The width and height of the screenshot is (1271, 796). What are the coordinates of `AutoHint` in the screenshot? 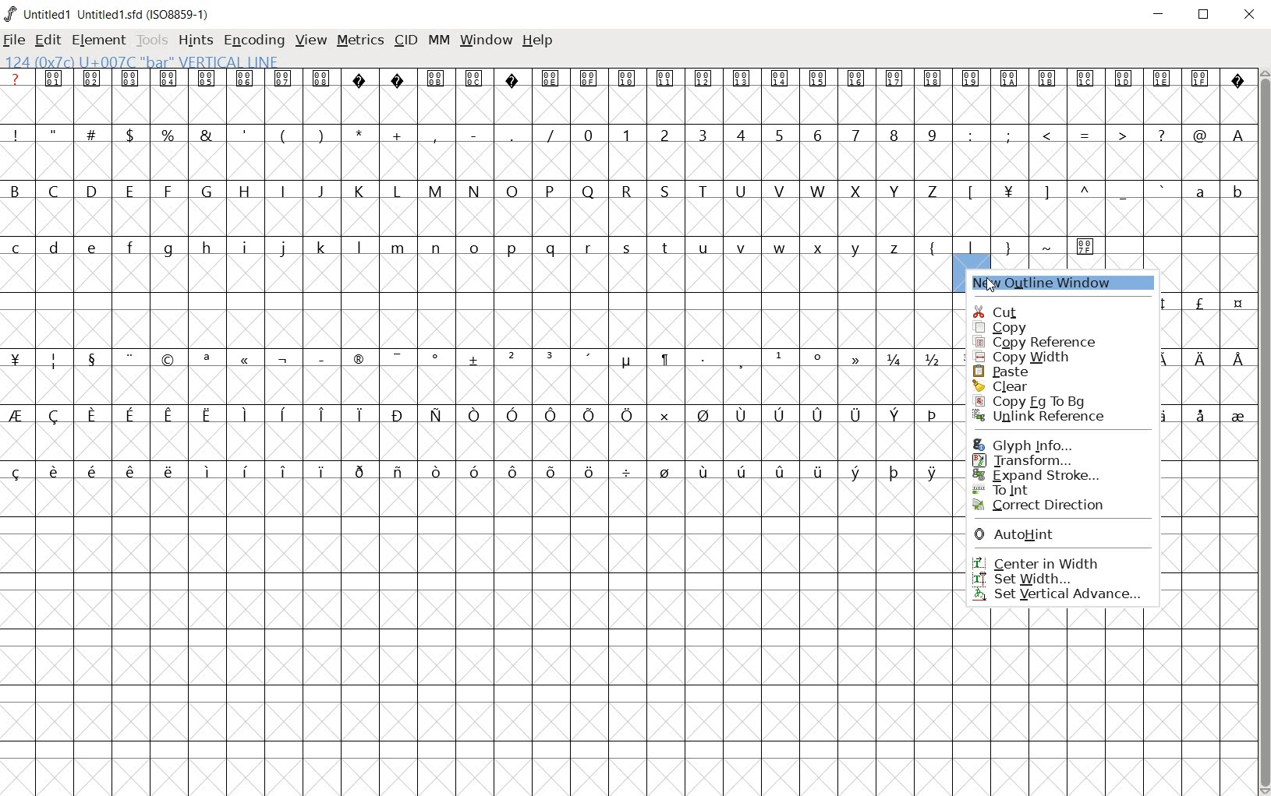 It's located at (1059, 537).